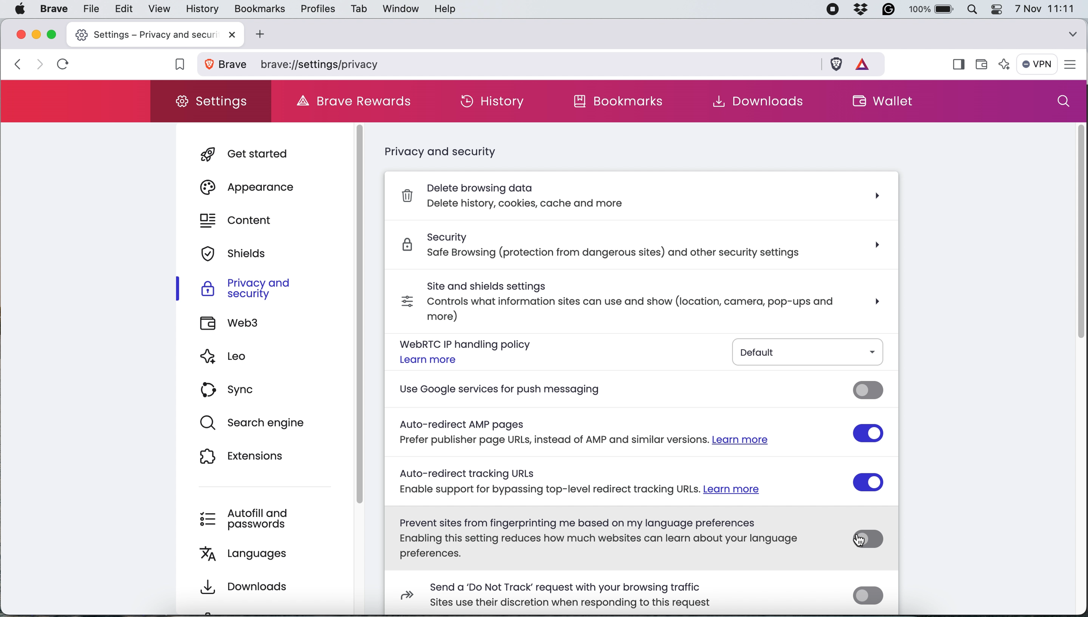 The image size is (1088, 617). Describe the element at coordinates (201, 9) in the screenshot. I see `history` at that location.